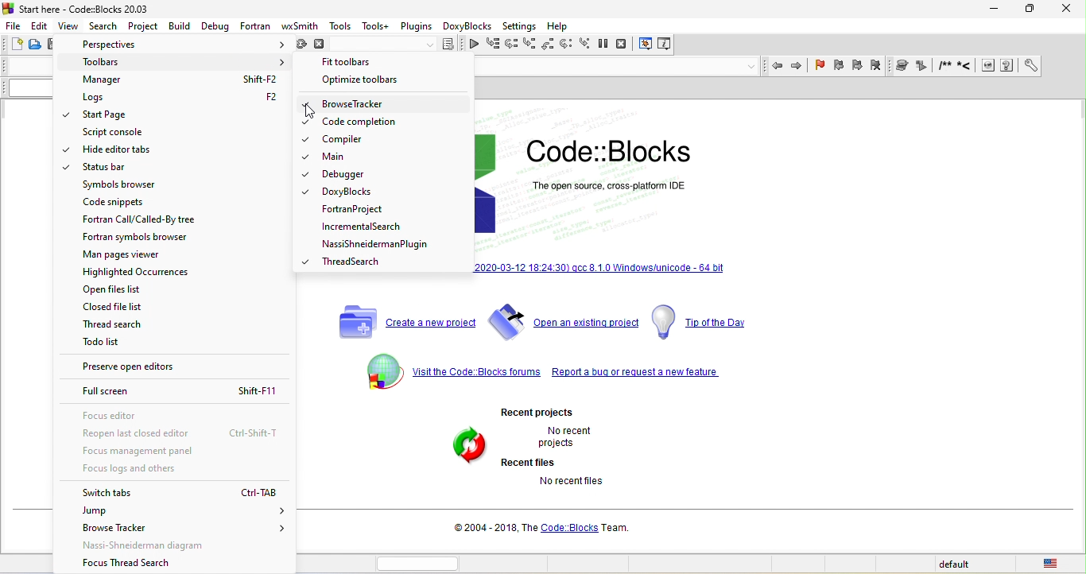  I want to click on 2004-2018 the code blocks team, so click(538, 530).